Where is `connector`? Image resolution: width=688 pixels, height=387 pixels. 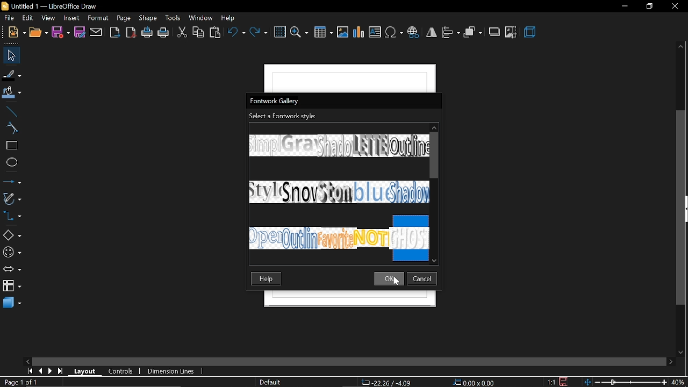 connector is located at coordinates (12, 216).